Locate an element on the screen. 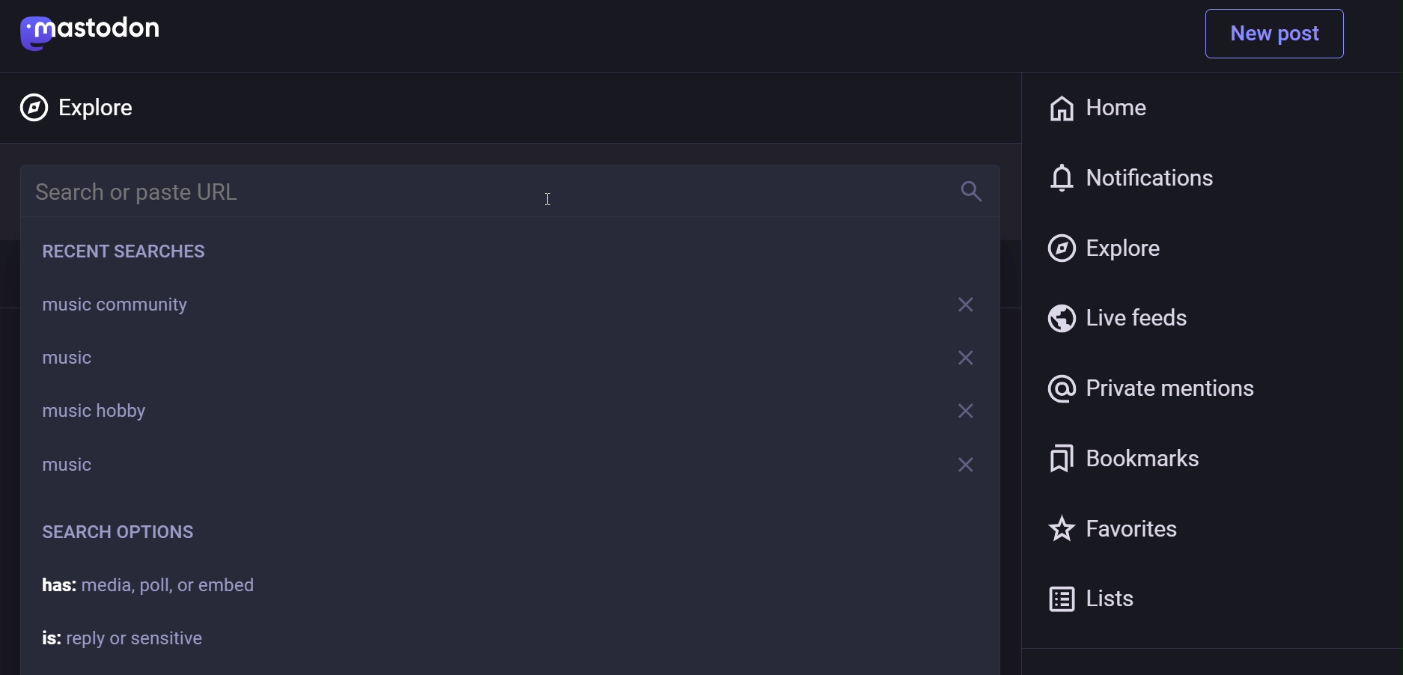 The image size is (1403, 675). has is located at coordinates (154, 586).